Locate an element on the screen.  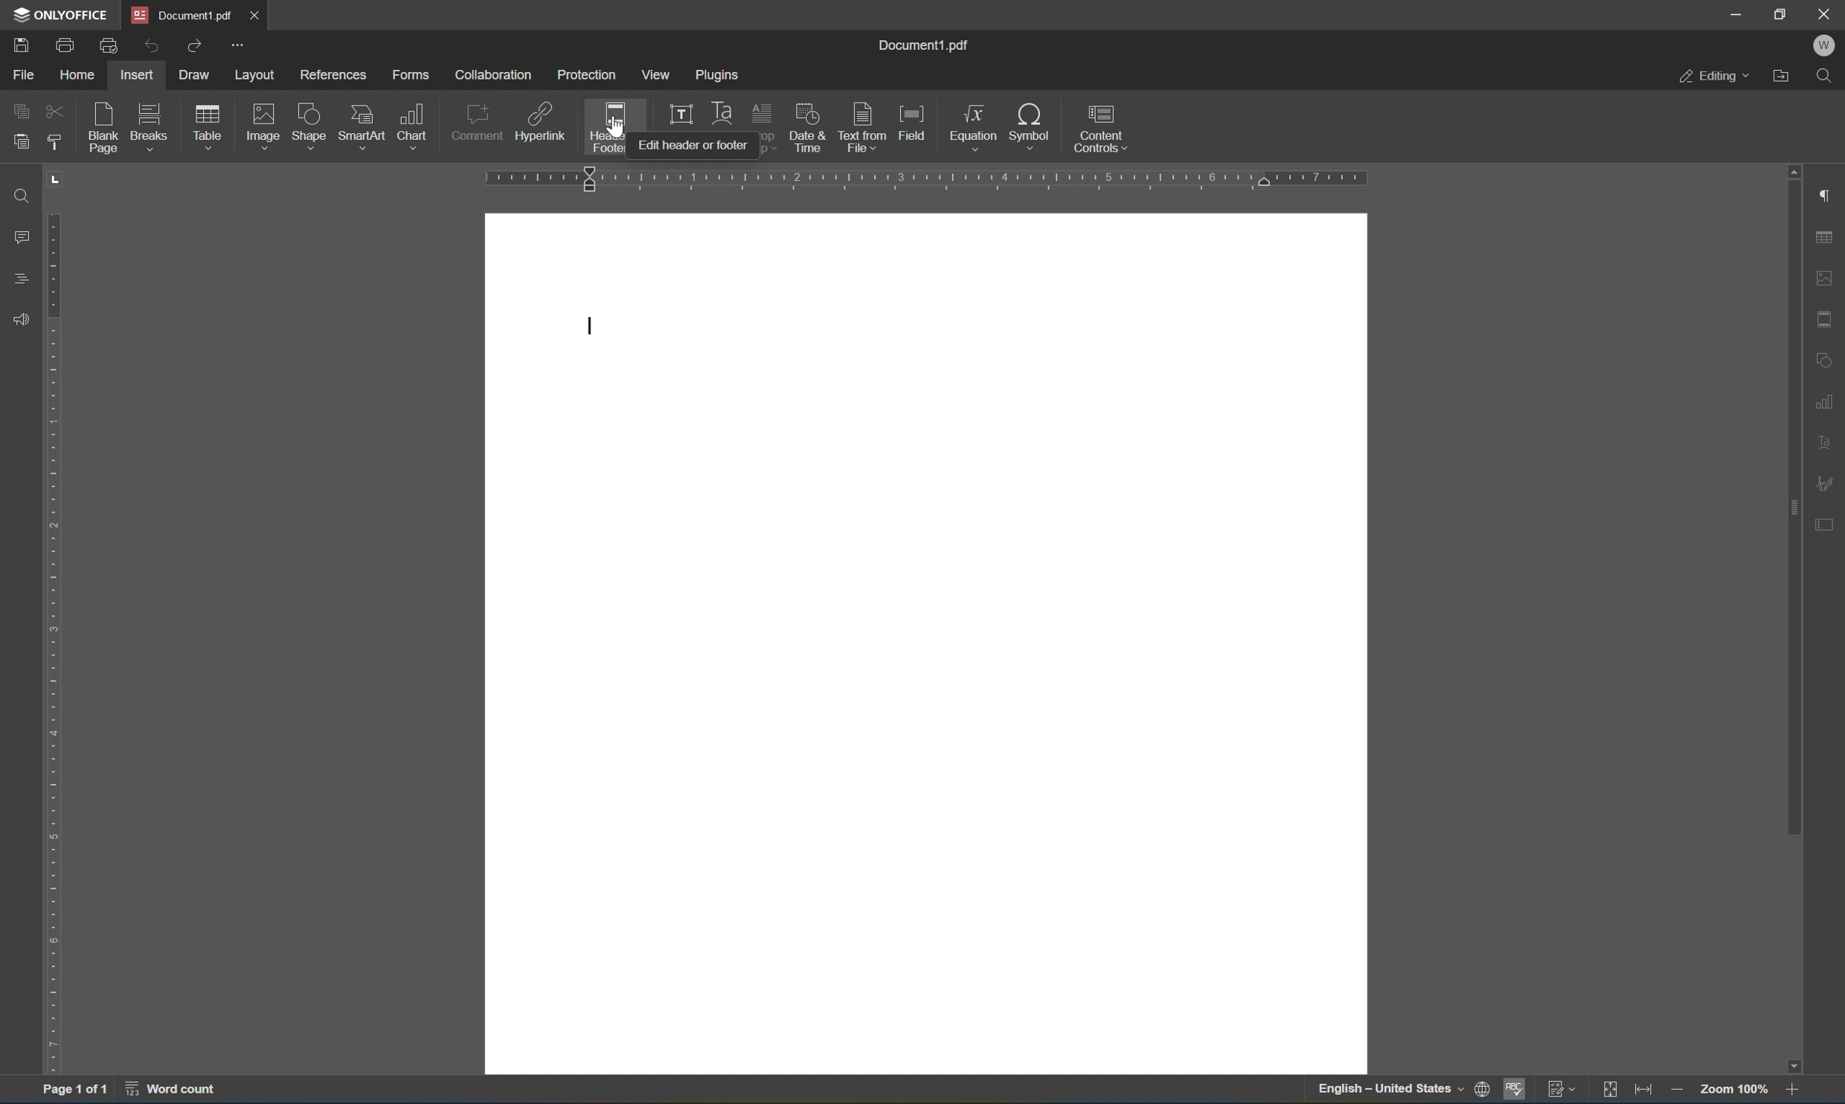
ONLYOFFICE is located at coordinates (60, 16).